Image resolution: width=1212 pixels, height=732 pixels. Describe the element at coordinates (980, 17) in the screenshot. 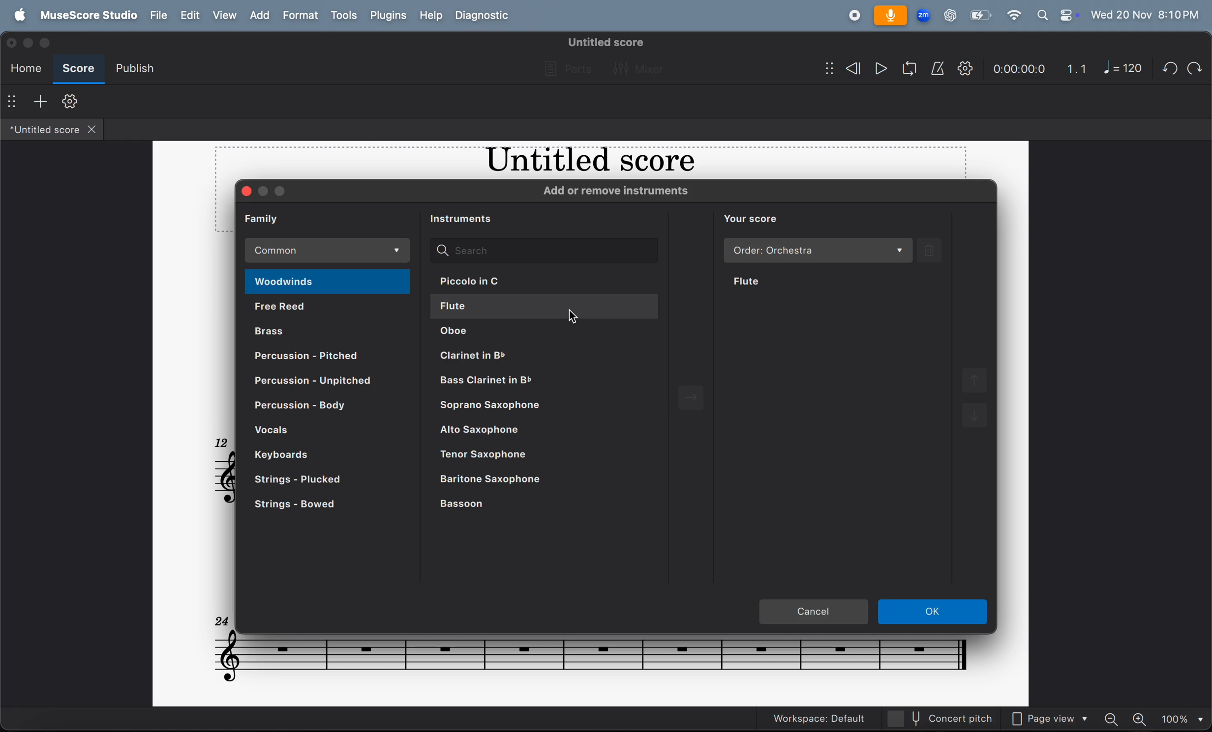

I see `battery` at that location.